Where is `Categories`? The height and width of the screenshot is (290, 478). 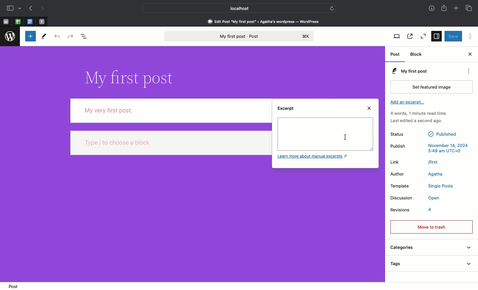 Categories is located at coordinates (430, 249).